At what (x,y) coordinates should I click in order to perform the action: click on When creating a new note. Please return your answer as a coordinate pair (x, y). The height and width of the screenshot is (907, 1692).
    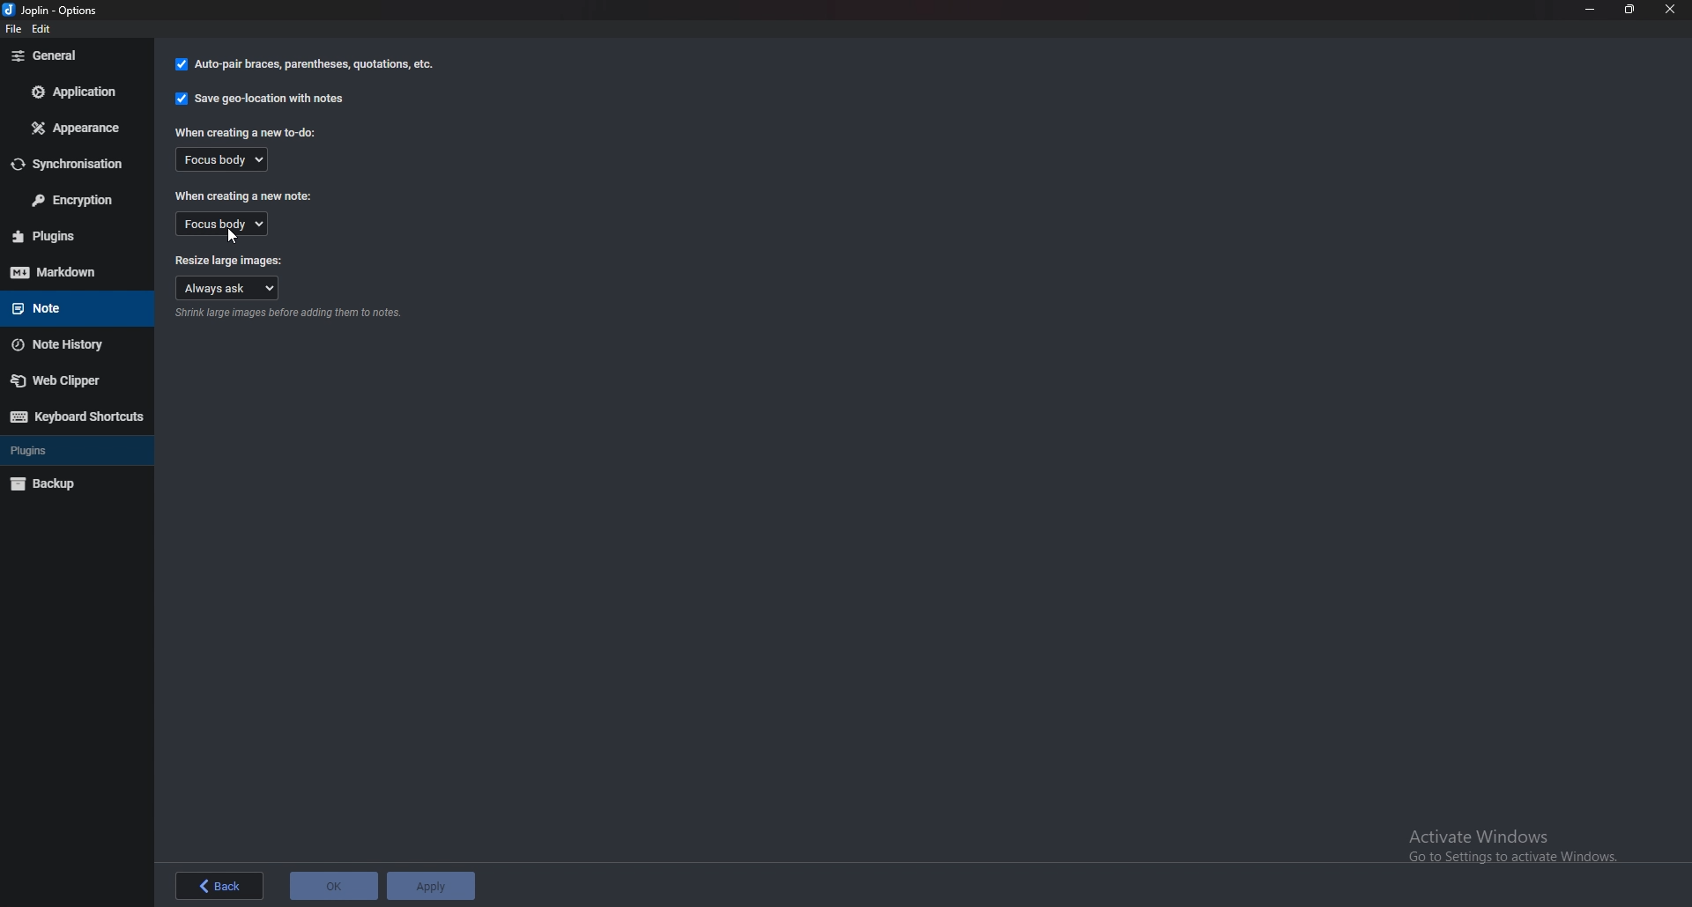
    Looking at the image, I should click on (243, 196).